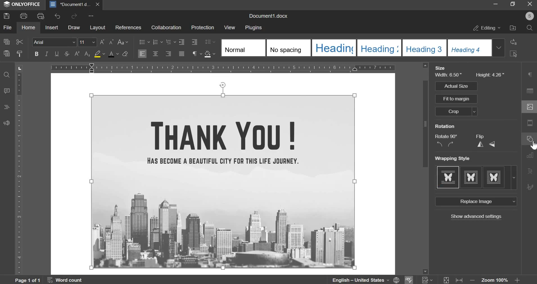 This screenshot has width=537, height=284. Describe the element at coordinates (202, 28) in the screenshot. I see `protection` at that location.